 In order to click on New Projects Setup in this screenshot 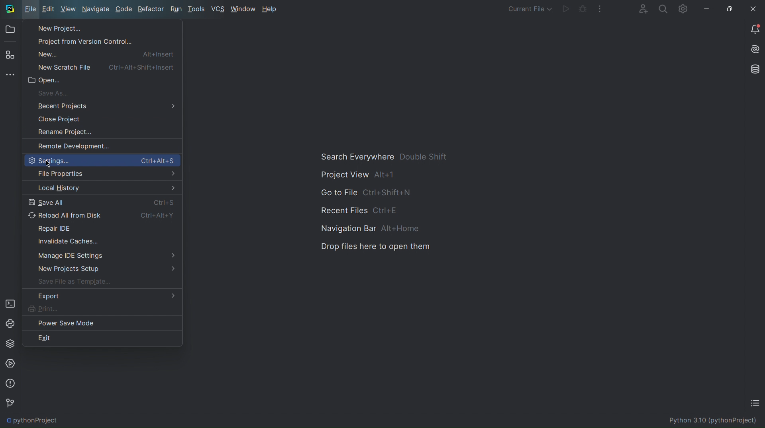, I will do `click(102, 269)`.